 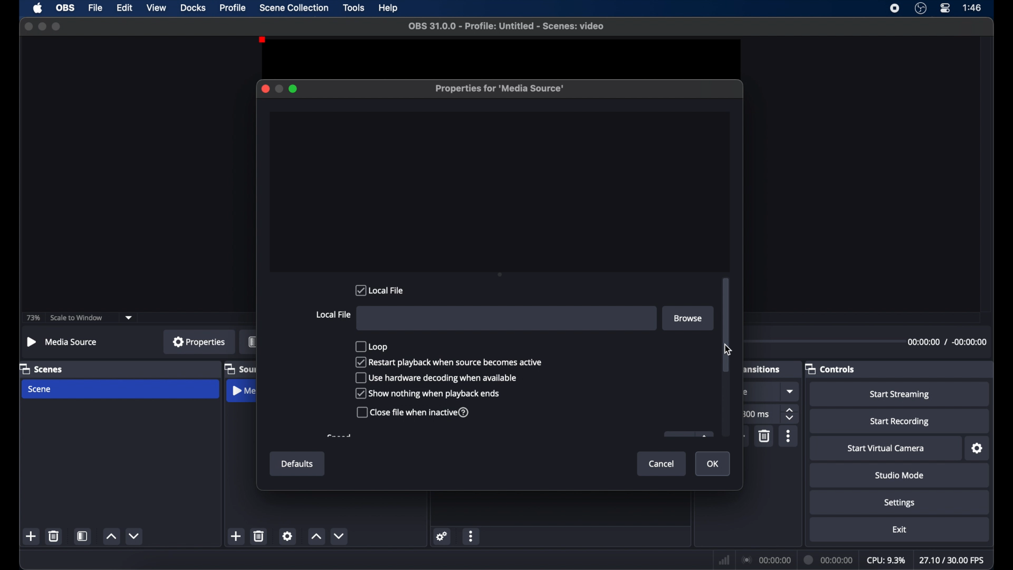 What do you see at coordinates (135, 536) in the screenshot?
I see `decrement` at bounding box center [135, 536].